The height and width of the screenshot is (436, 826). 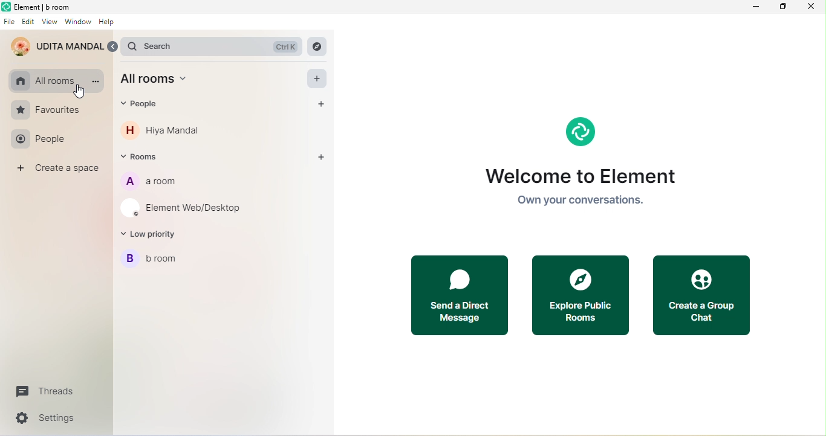 I want to click on welcome to element, so click(x=582, y=176).